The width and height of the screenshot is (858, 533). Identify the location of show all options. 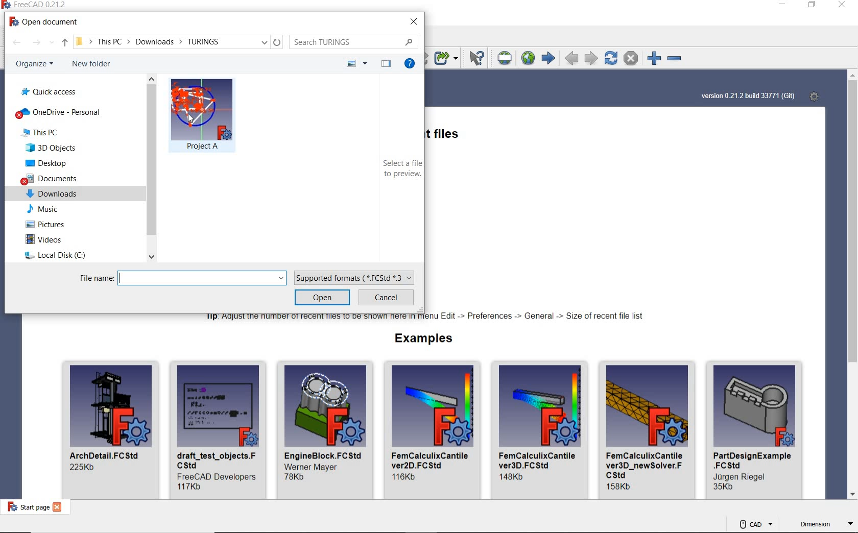
(53, 43).